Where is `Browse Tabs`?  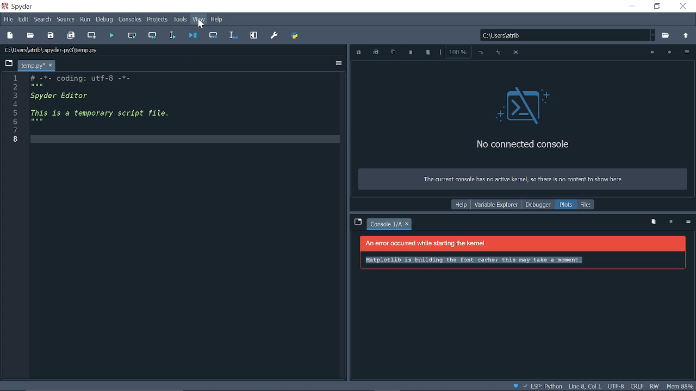 Browse Tabs is located at coordinates (8, 62).